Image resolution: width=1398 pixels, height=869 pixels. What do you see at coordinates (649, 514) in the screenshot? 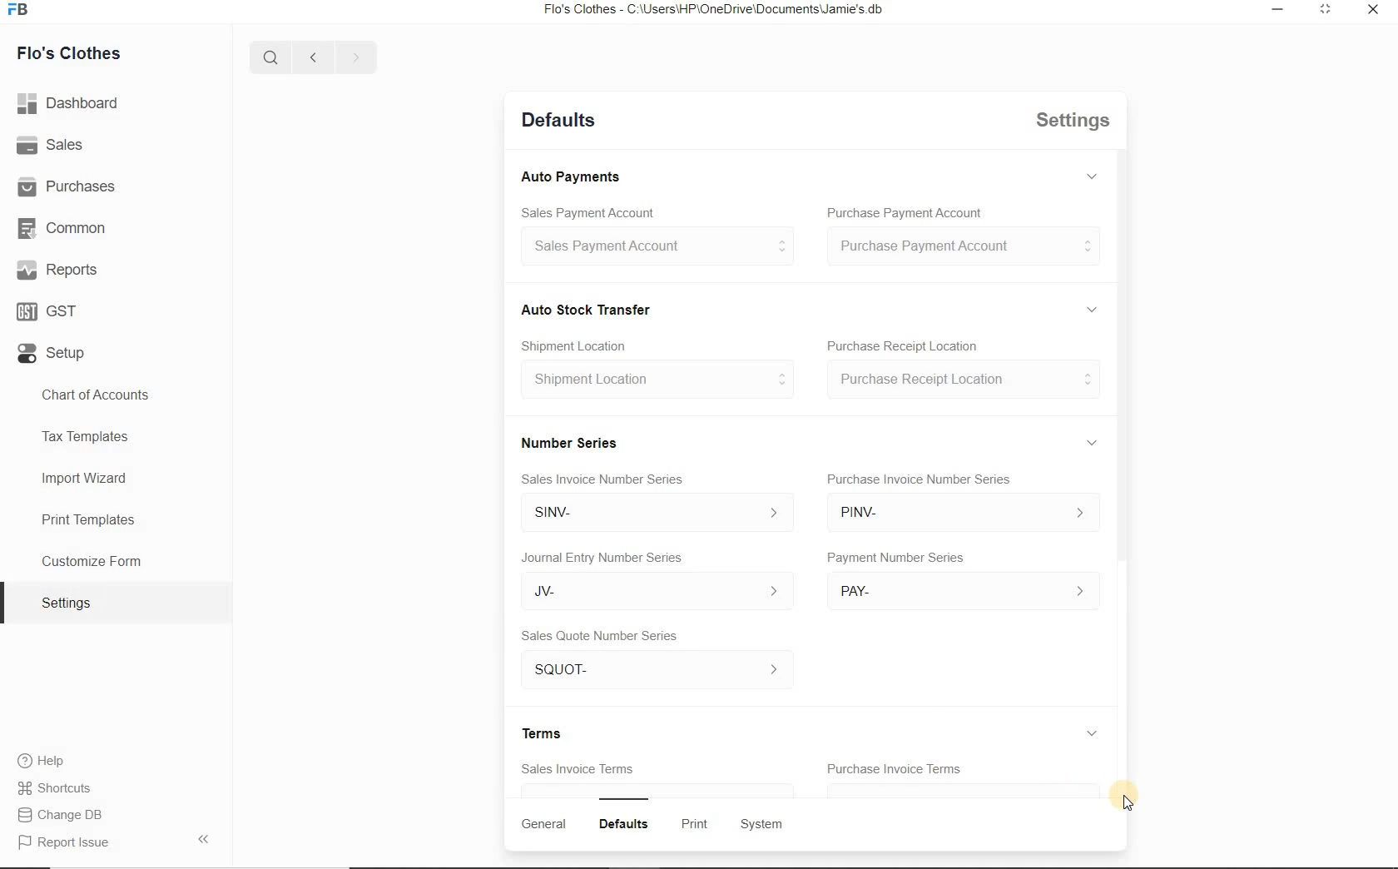
I see `SINV` at bounding box center [649, 514].